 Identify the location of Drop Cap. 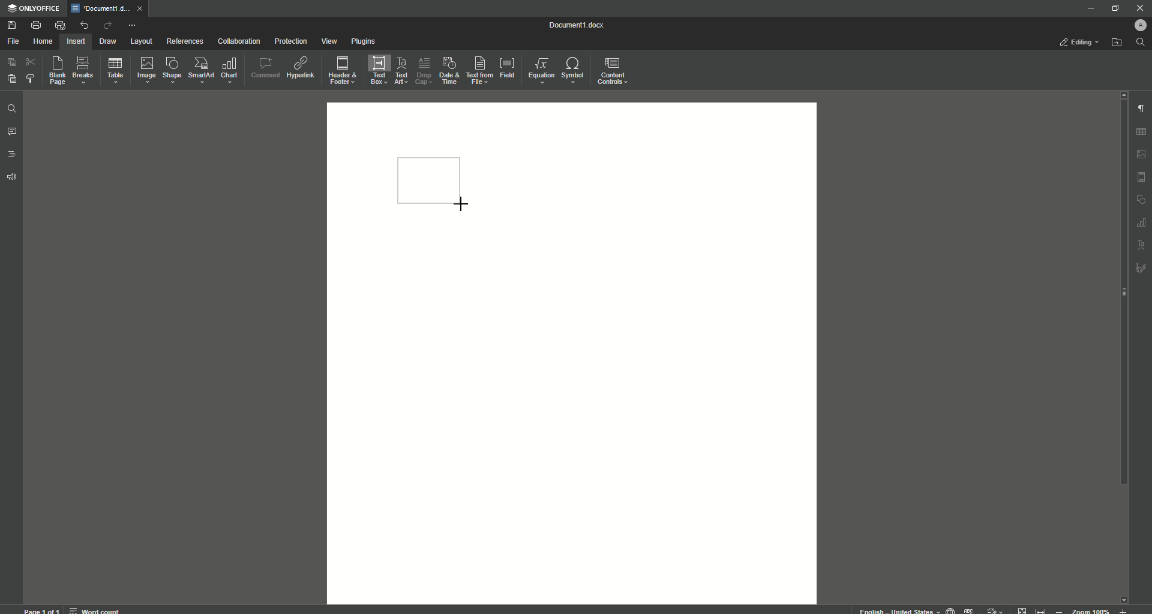
(422, 68).